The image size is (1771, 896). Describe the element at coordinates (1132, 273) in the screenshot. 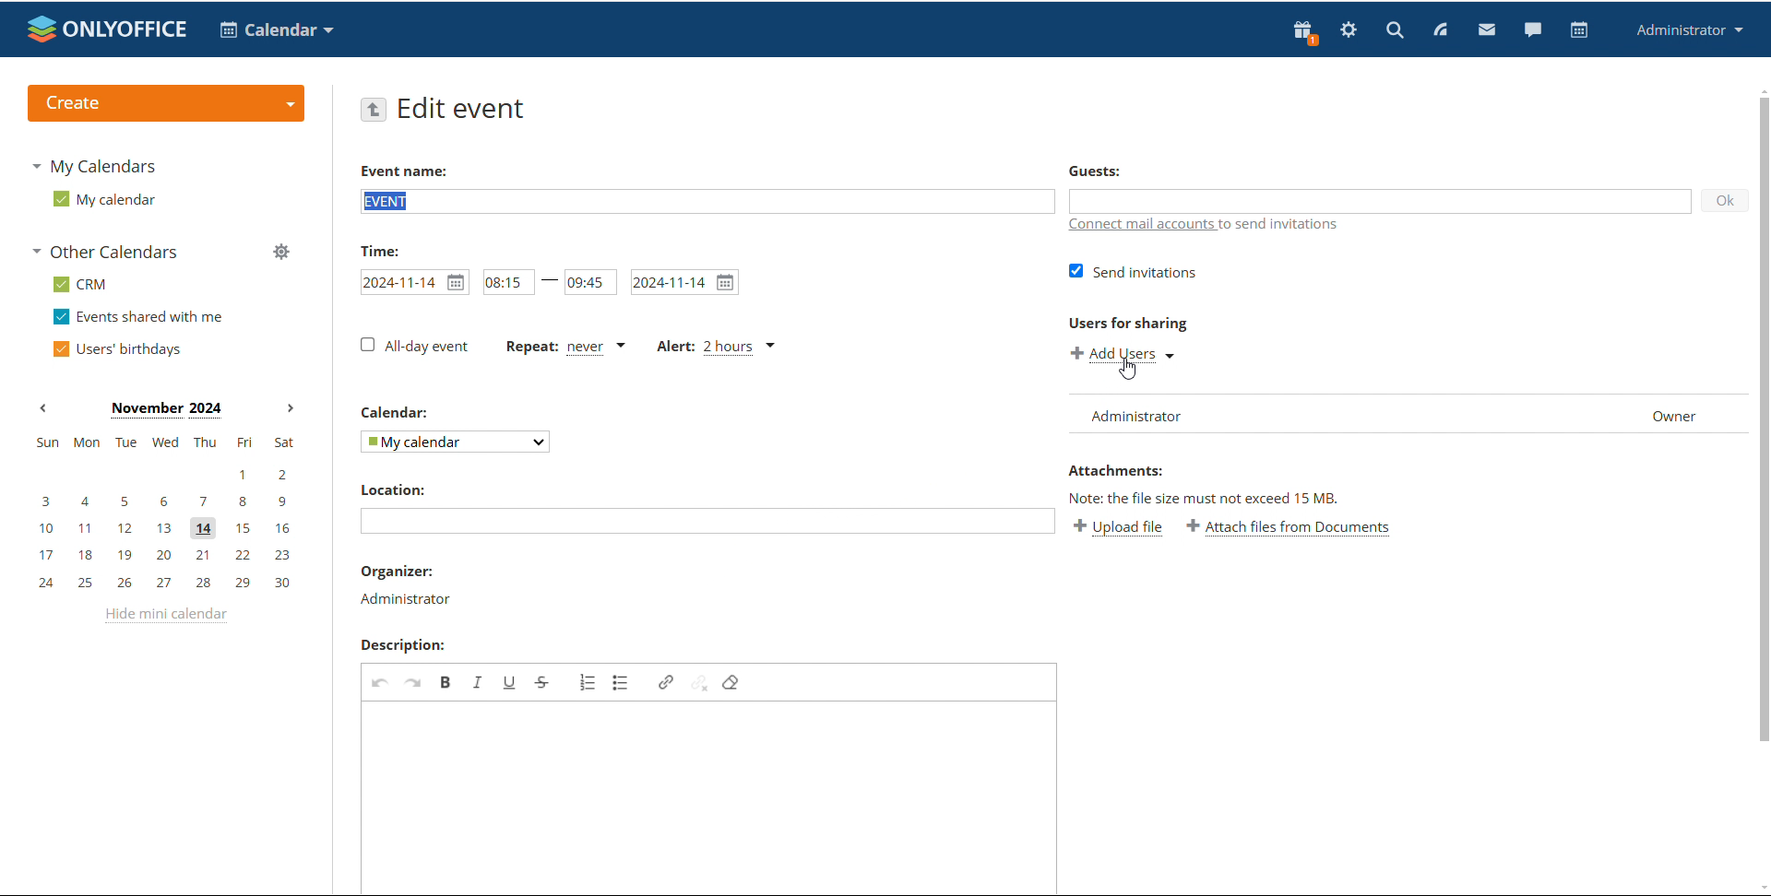

I see `send invitations` at that location.